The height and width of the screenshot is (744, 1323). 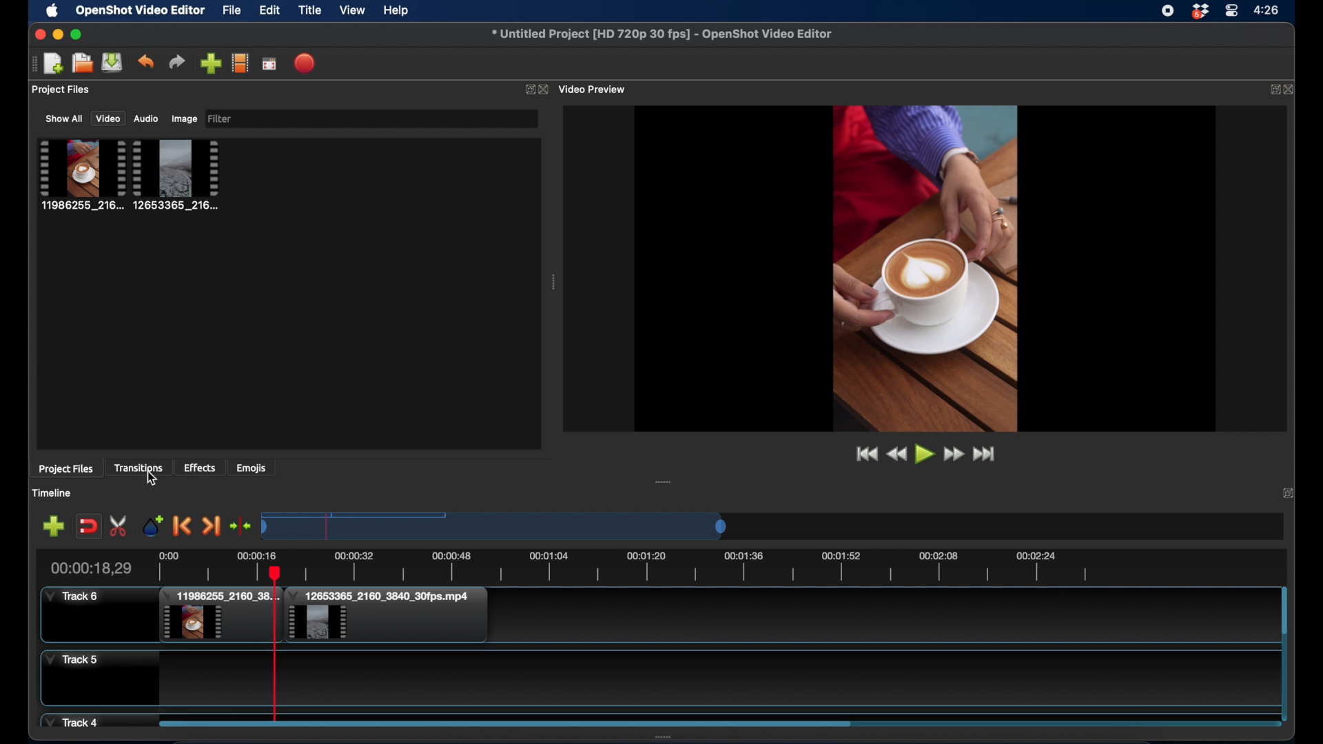 I want to click on jump to start, so click(x=864, y=453).